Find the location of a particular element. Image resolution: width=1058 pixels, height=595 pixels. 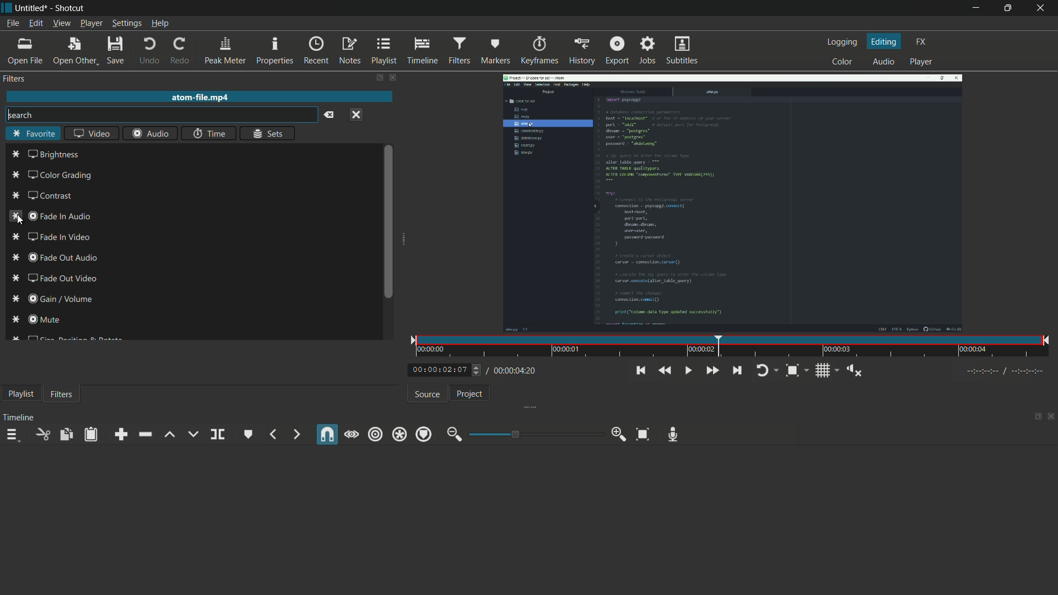

paste filters is located at coordinates (92, 434).